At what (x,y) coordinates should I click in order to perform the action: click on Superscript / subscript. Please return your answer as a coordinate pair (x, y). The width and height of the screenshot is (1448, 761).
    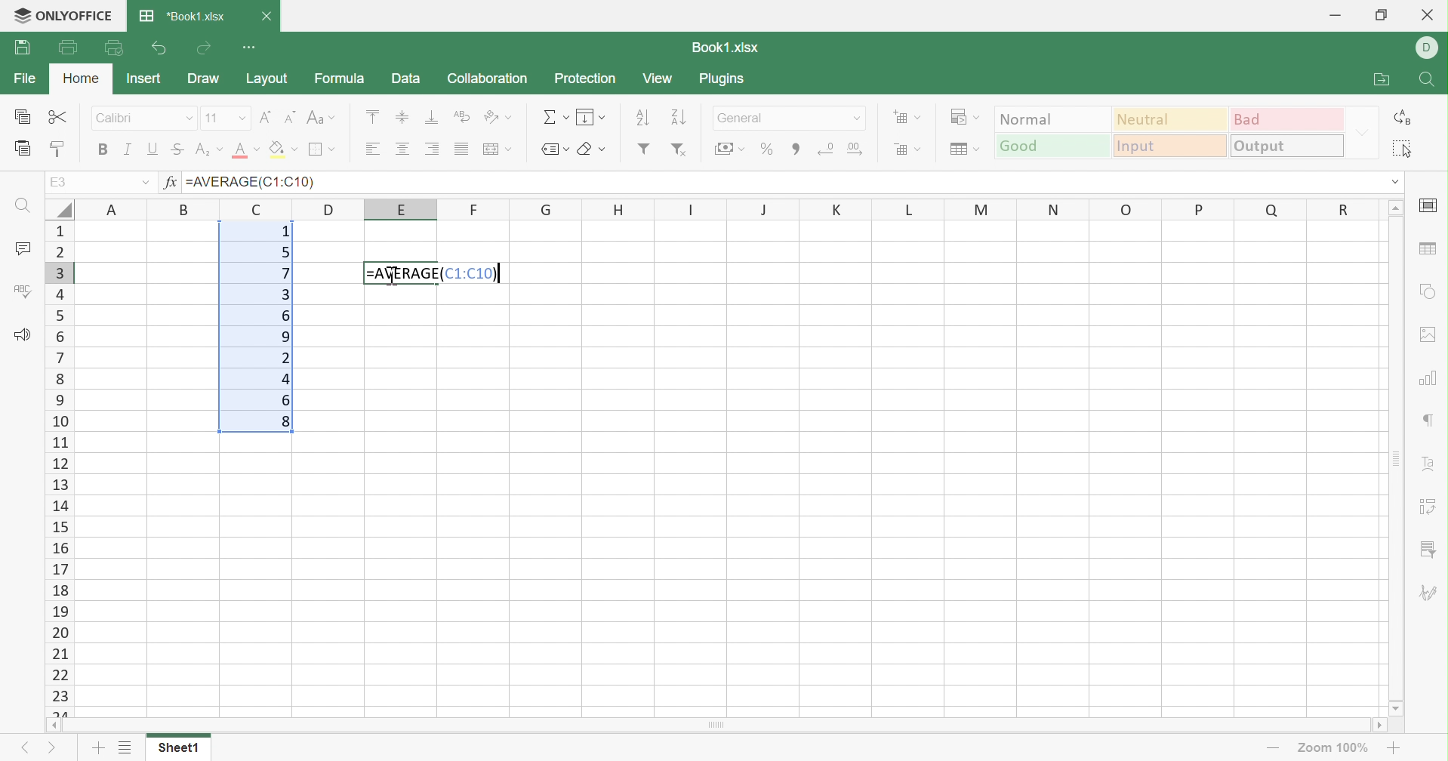
    Looking at the image, I should click on (211, 149).